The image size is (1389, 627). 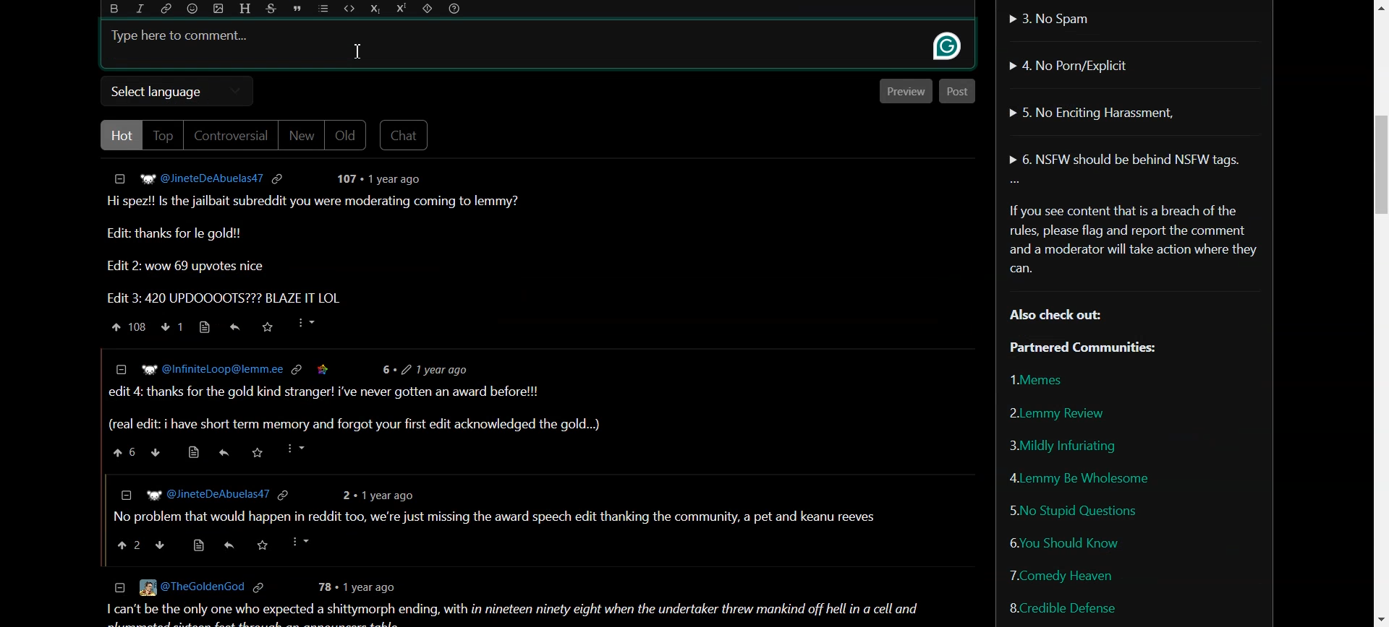 I want to click on Subscript, so click(x=375, y=9).